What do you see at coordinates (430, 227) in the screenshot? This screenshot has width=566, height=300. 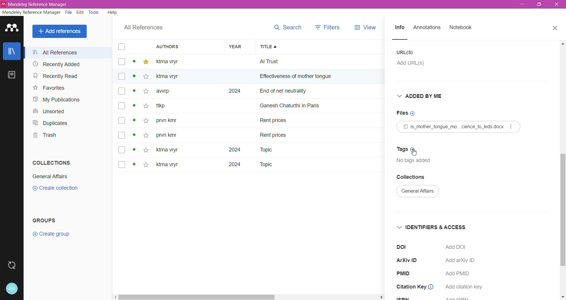 I see `Identifiers and Access` at bounding box center [430, 227].